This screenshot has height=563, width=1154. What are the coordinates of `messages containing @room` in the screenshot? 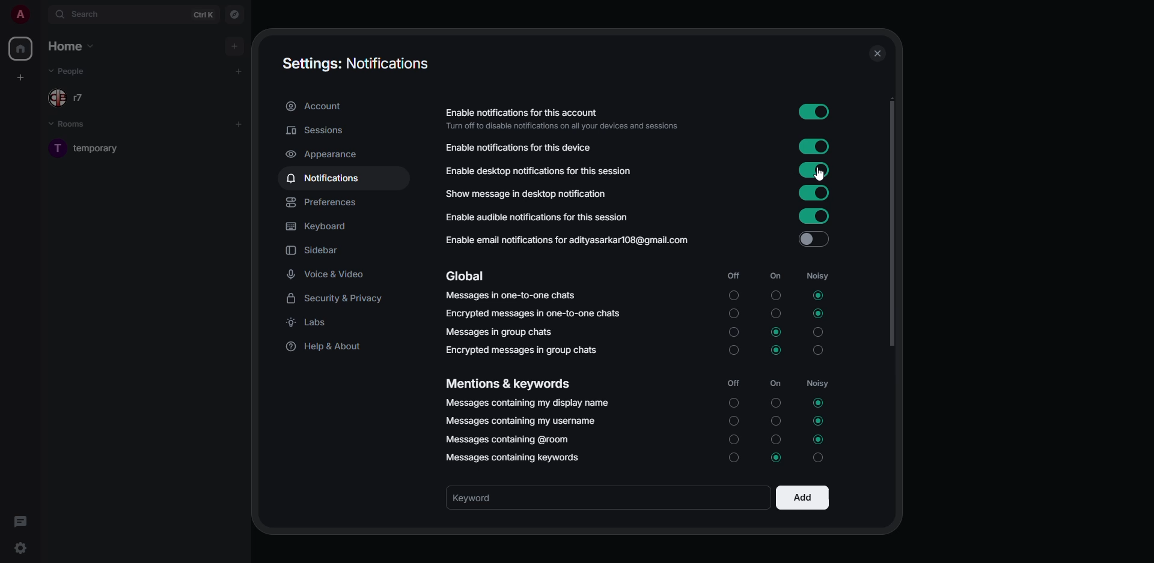 It's located at (505, 439).